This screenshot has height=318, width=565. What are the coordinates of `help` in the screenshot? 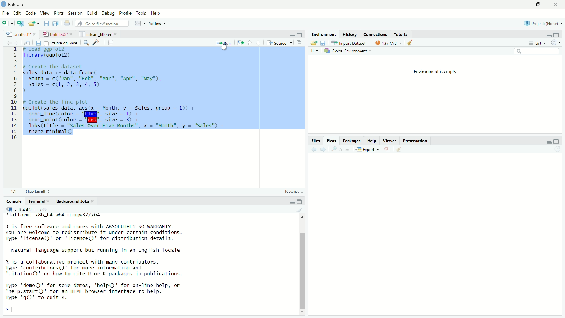 It's located at (372, 141).